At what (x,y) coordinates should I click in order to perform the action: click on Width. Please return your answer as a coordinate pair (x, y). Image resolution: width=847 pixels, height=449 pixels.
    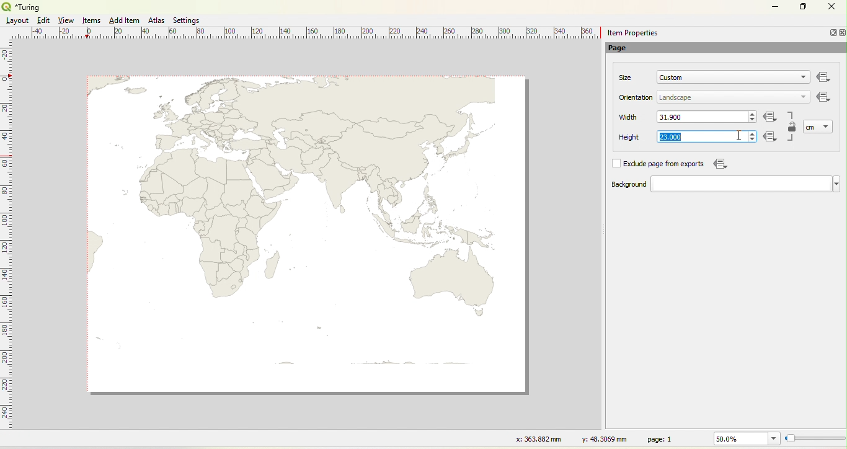
    Looking at the image, I should click on (629, 117).